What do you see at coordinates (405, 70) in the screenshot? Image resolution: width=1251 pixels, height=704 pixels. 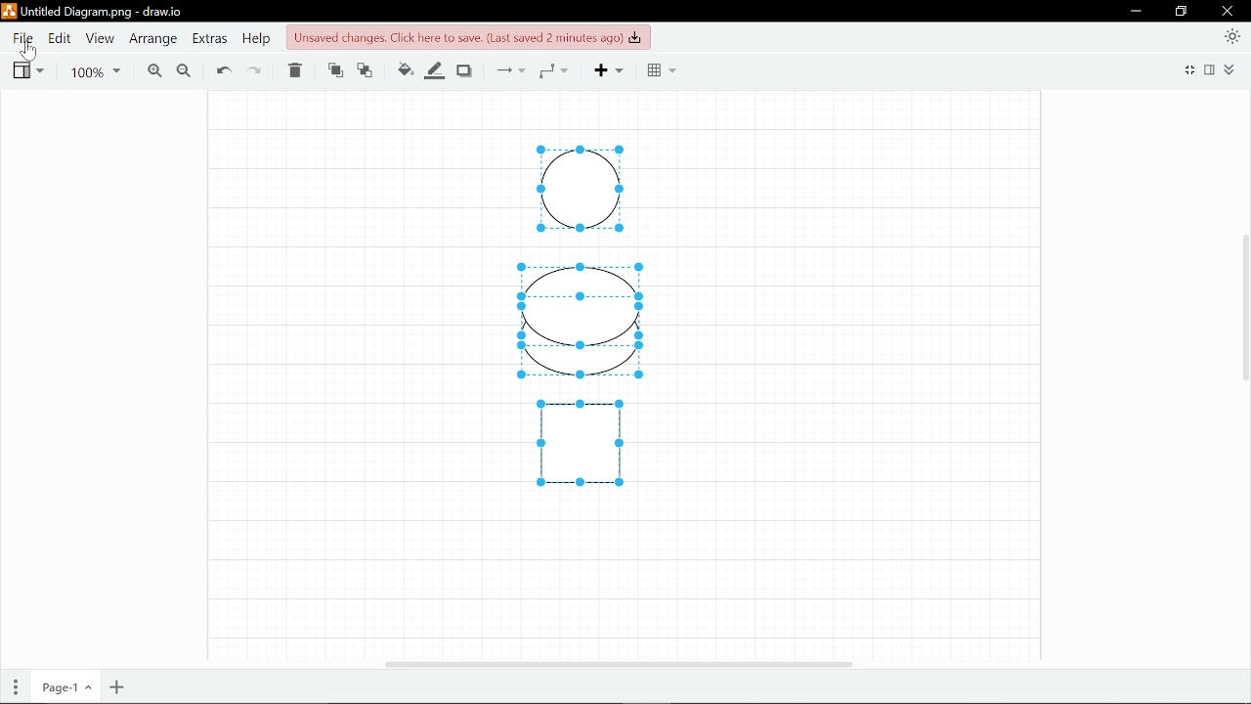 I see `Fill colour` at bounding box center [405, 70].